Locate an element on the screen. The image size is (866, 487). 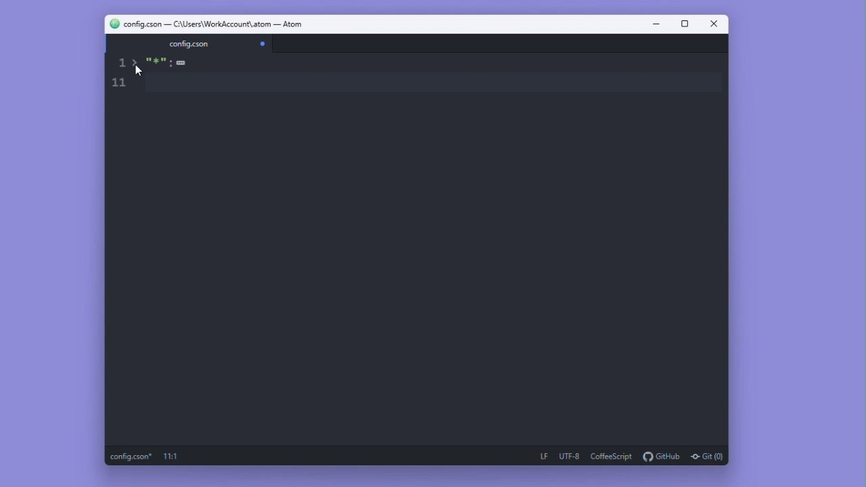
LF is located at coordinates (544, 455).